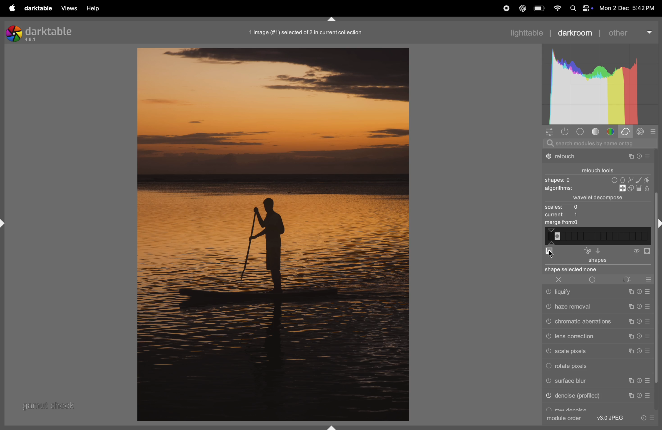 This screenshot has height=430, width=662. Describe the element at coordinates (598, 321) in the screenshot. I see `chromatic aberrations` at that location.